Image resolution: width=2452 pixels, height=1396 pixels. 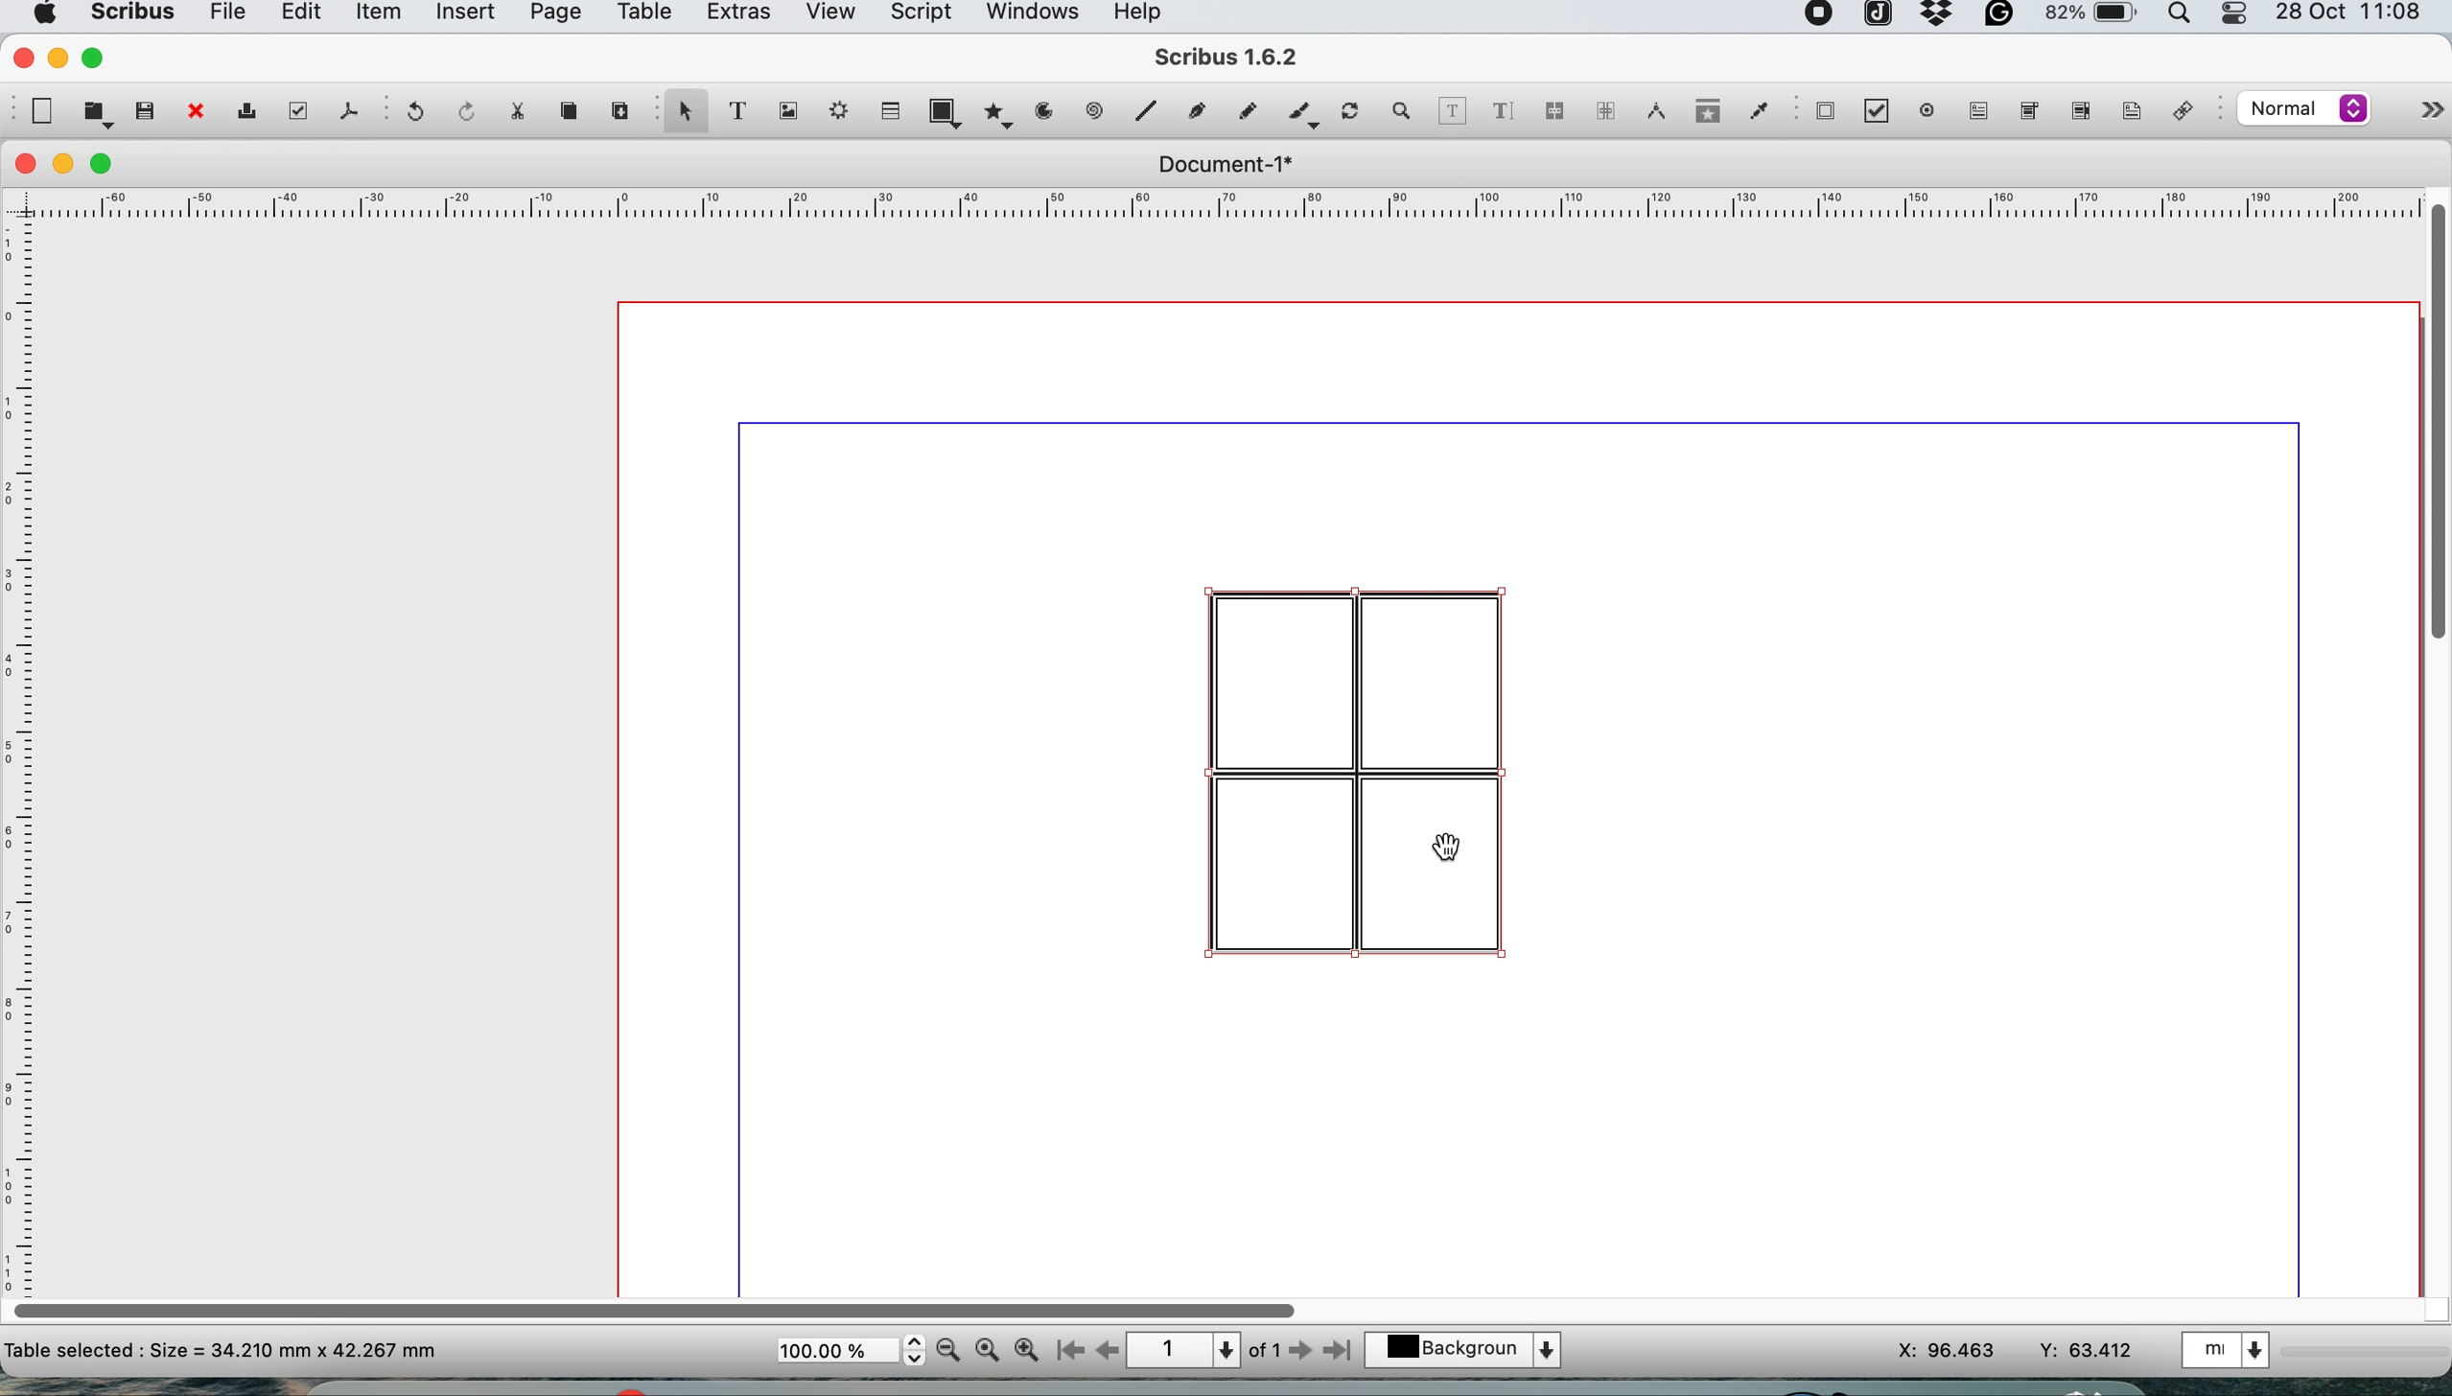 I want to click on joplin, so click(x=1876, y=17).